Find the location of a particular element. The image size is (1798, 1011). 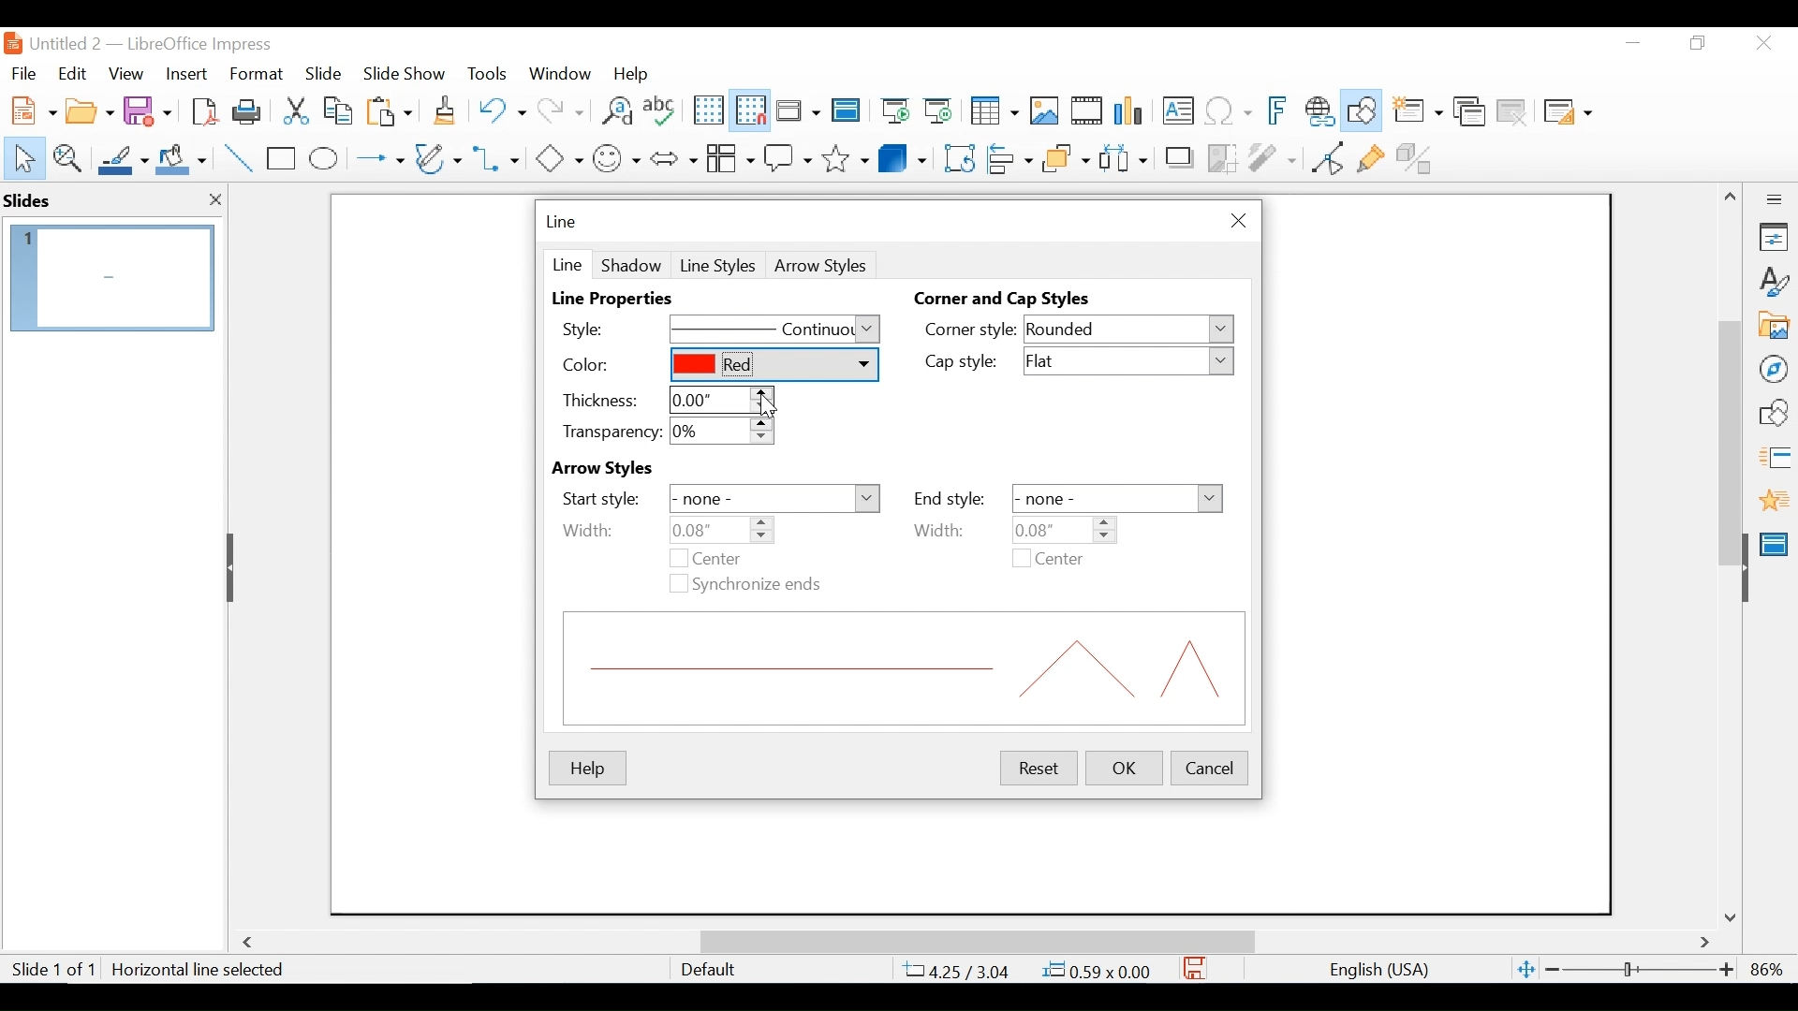

none is located at coordinates (774, 500).